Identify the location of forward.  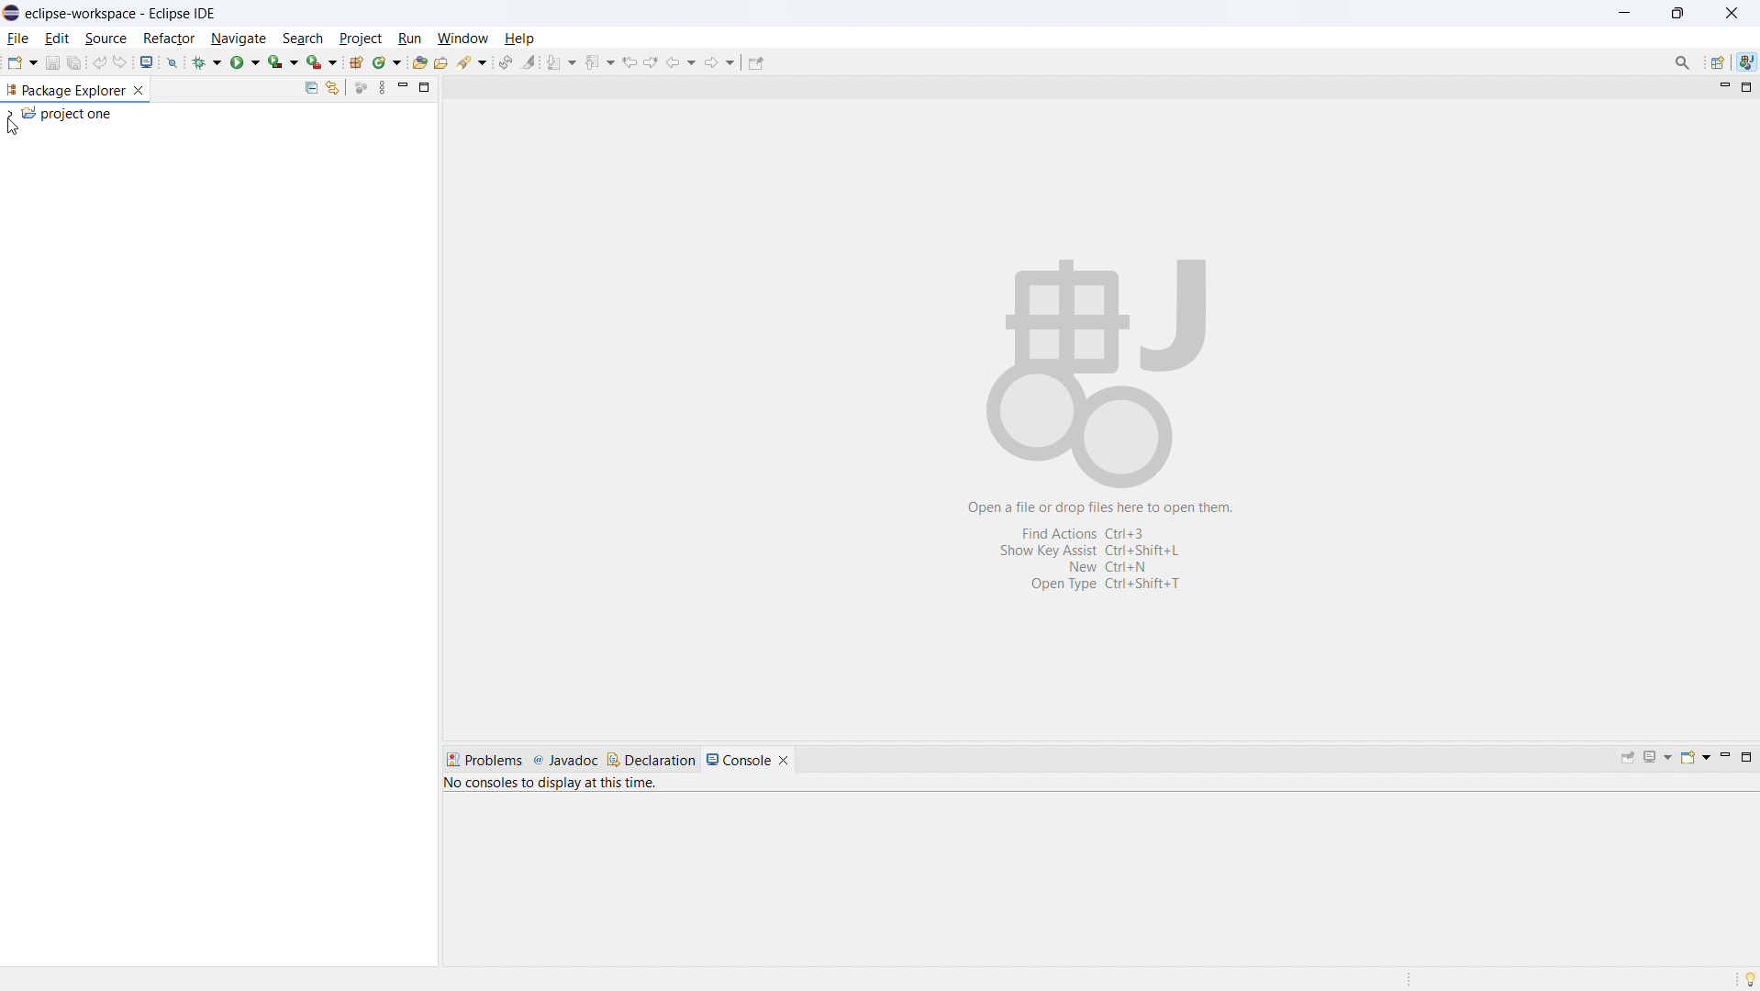
(719, 61).